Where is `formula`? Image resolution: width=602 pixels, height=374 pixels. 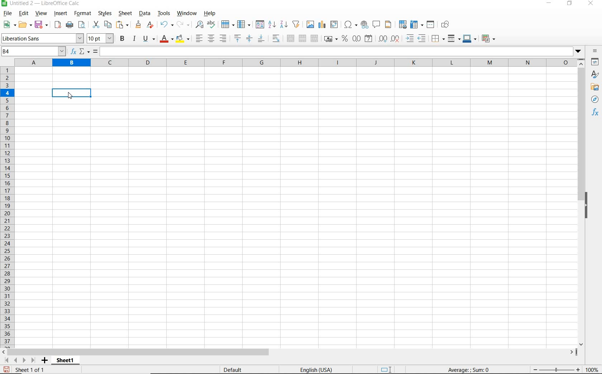 formula is located at coordinates (95, 51).